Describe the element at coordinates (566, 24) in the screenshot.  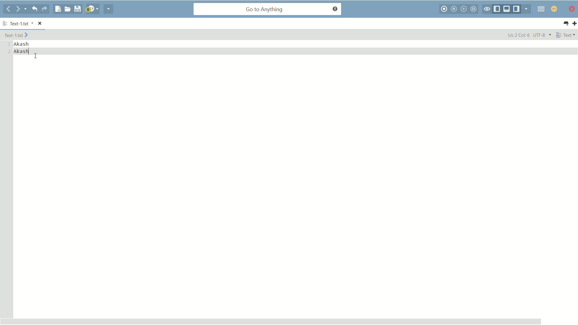
I see `show all tab` at that location.